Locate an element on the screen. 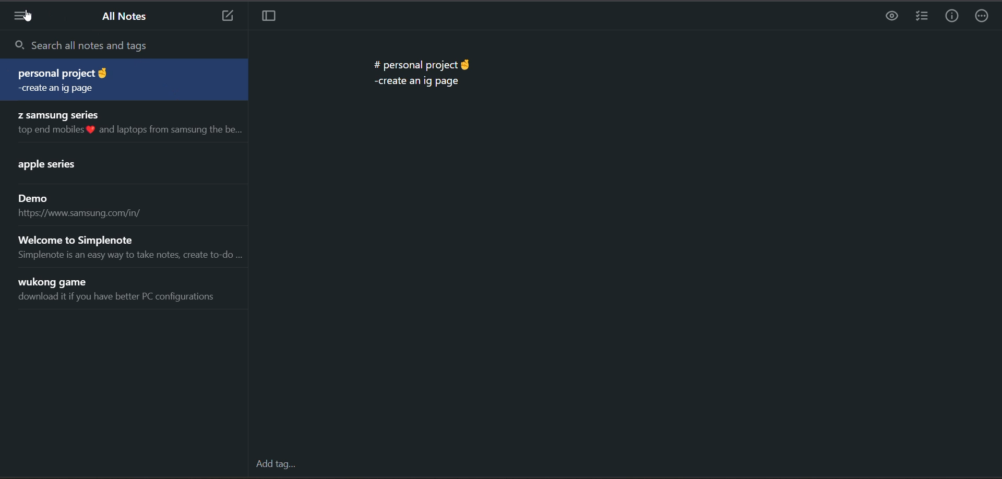 The image size is (1002, 479). note title and preview is located at coordinates (132, 246).